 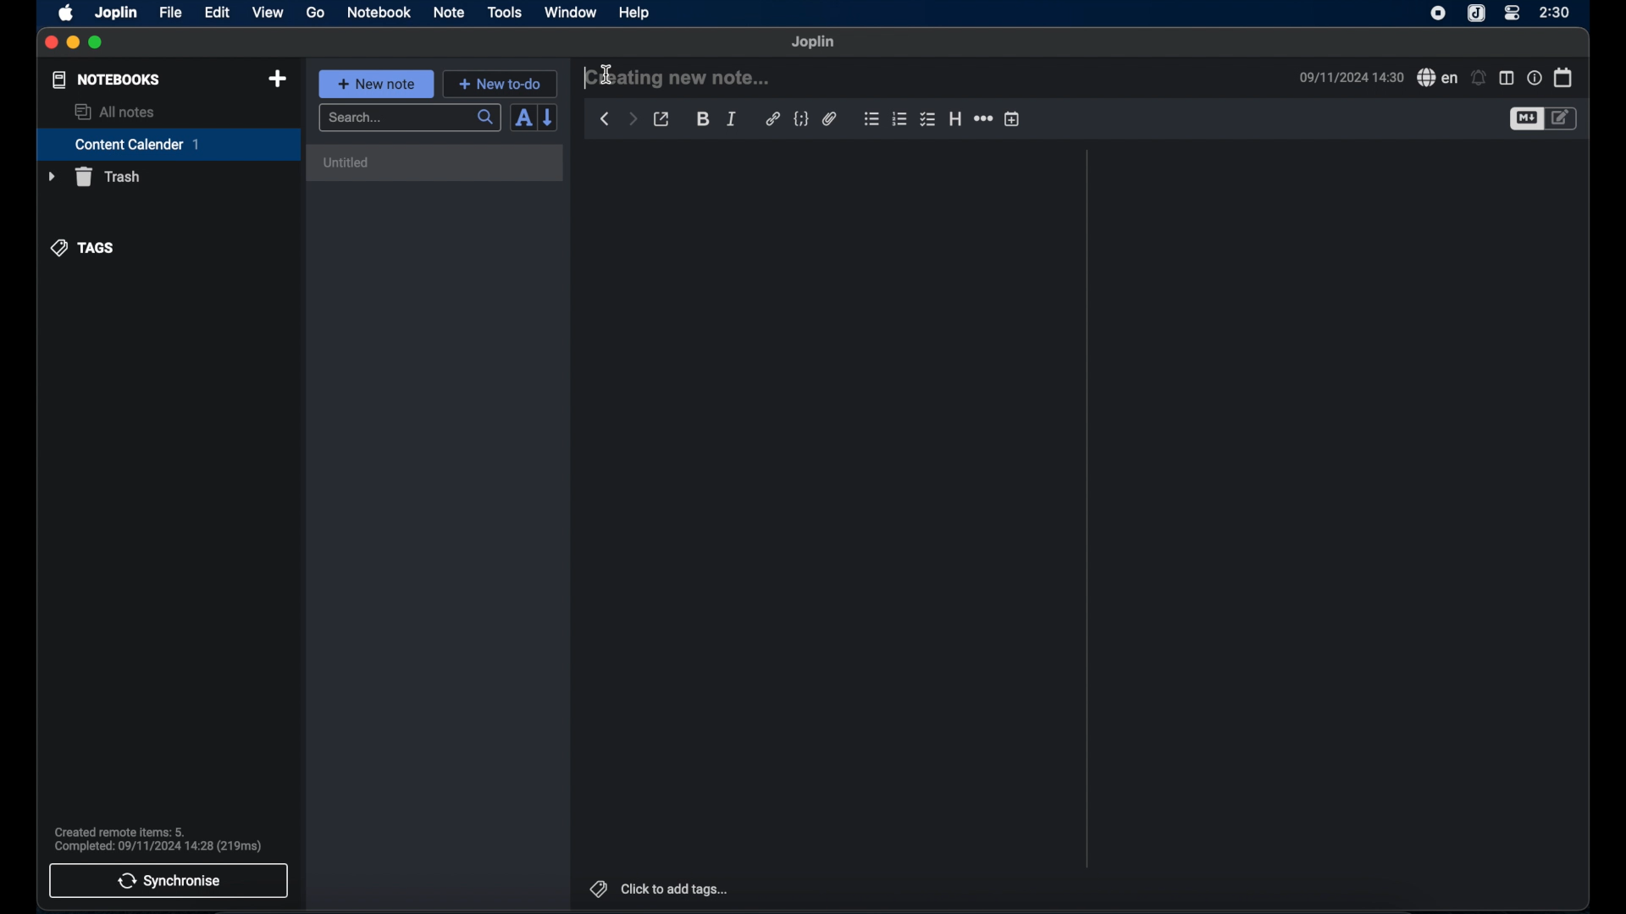 I want to click on spell check, so click(x=1438, y=77).